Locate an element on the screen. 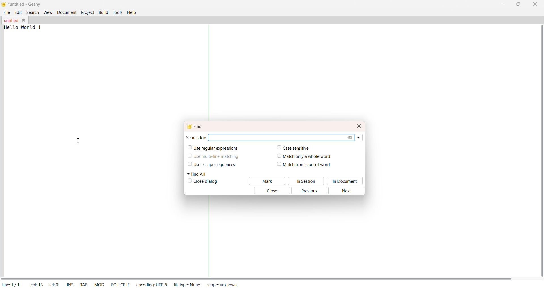 This screenshot has width=544, height=288. Use regular Expression is located at coordinates (216, 149).